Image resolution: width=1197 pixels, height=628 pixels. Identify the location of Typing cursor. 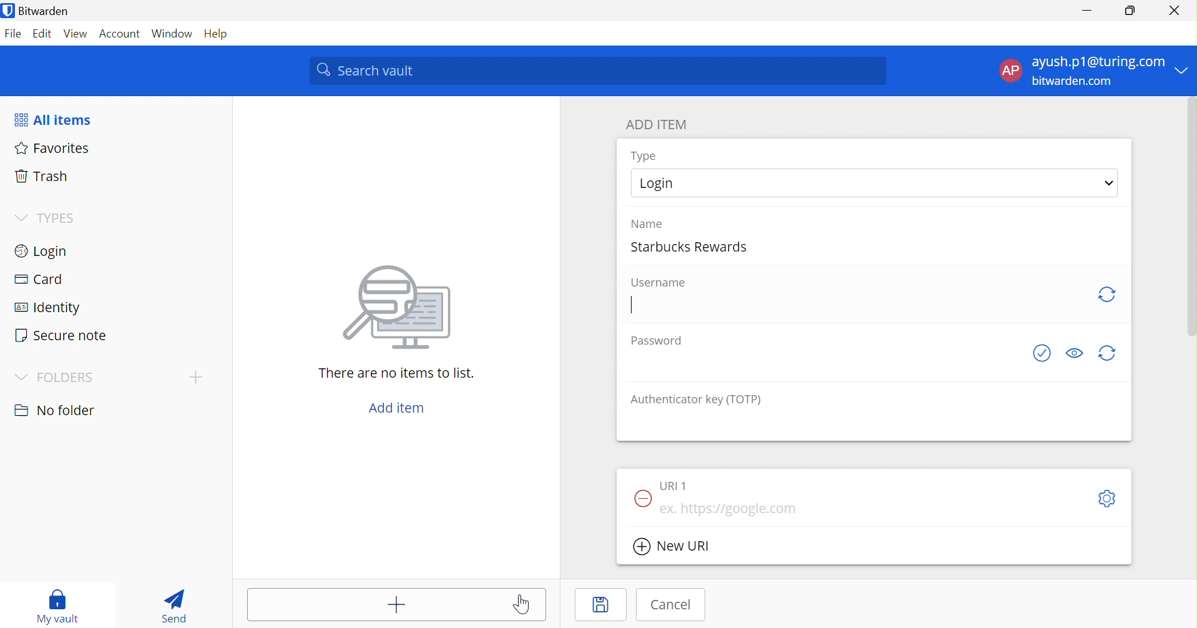
(633, 305).